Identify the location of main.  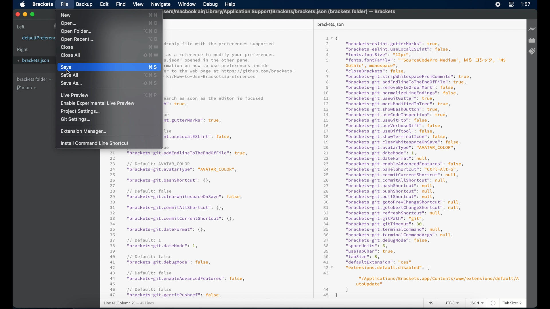
(27, 88).